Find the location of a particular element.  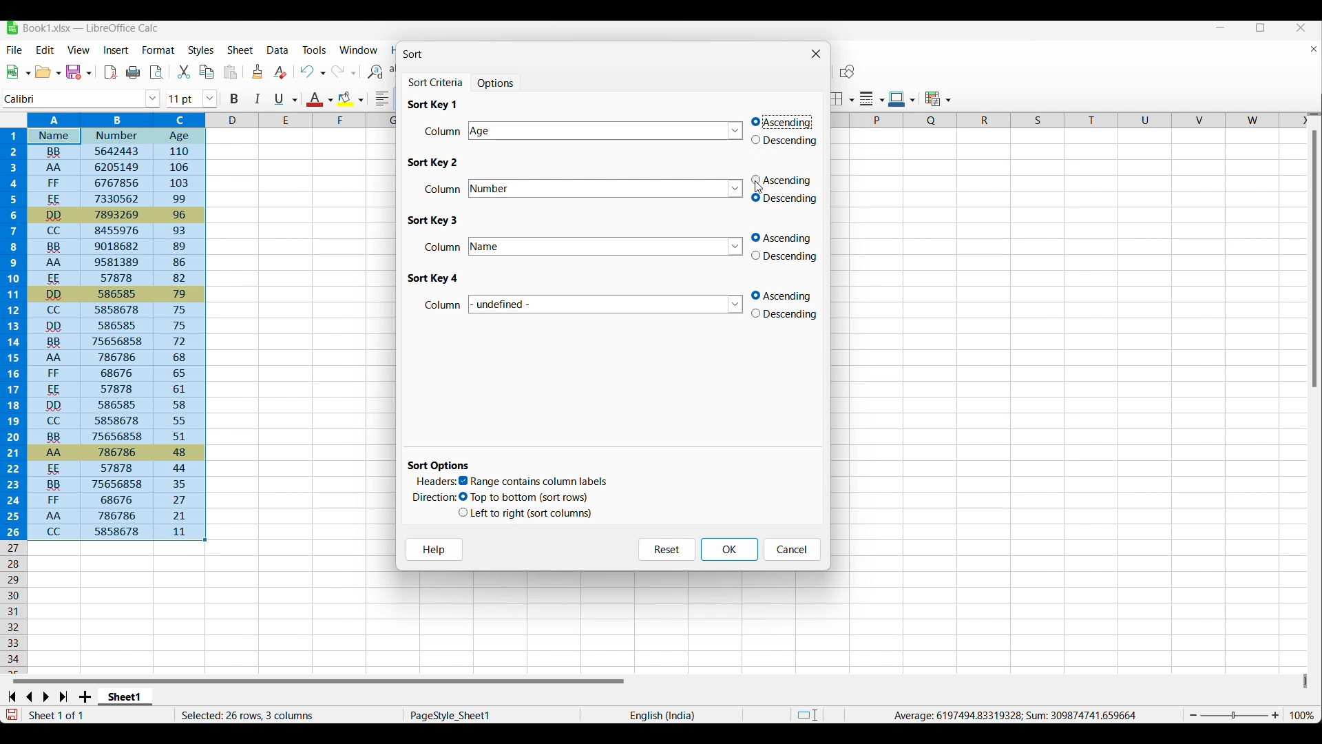

Go to previous sheet is located at coordinates (29, 697).